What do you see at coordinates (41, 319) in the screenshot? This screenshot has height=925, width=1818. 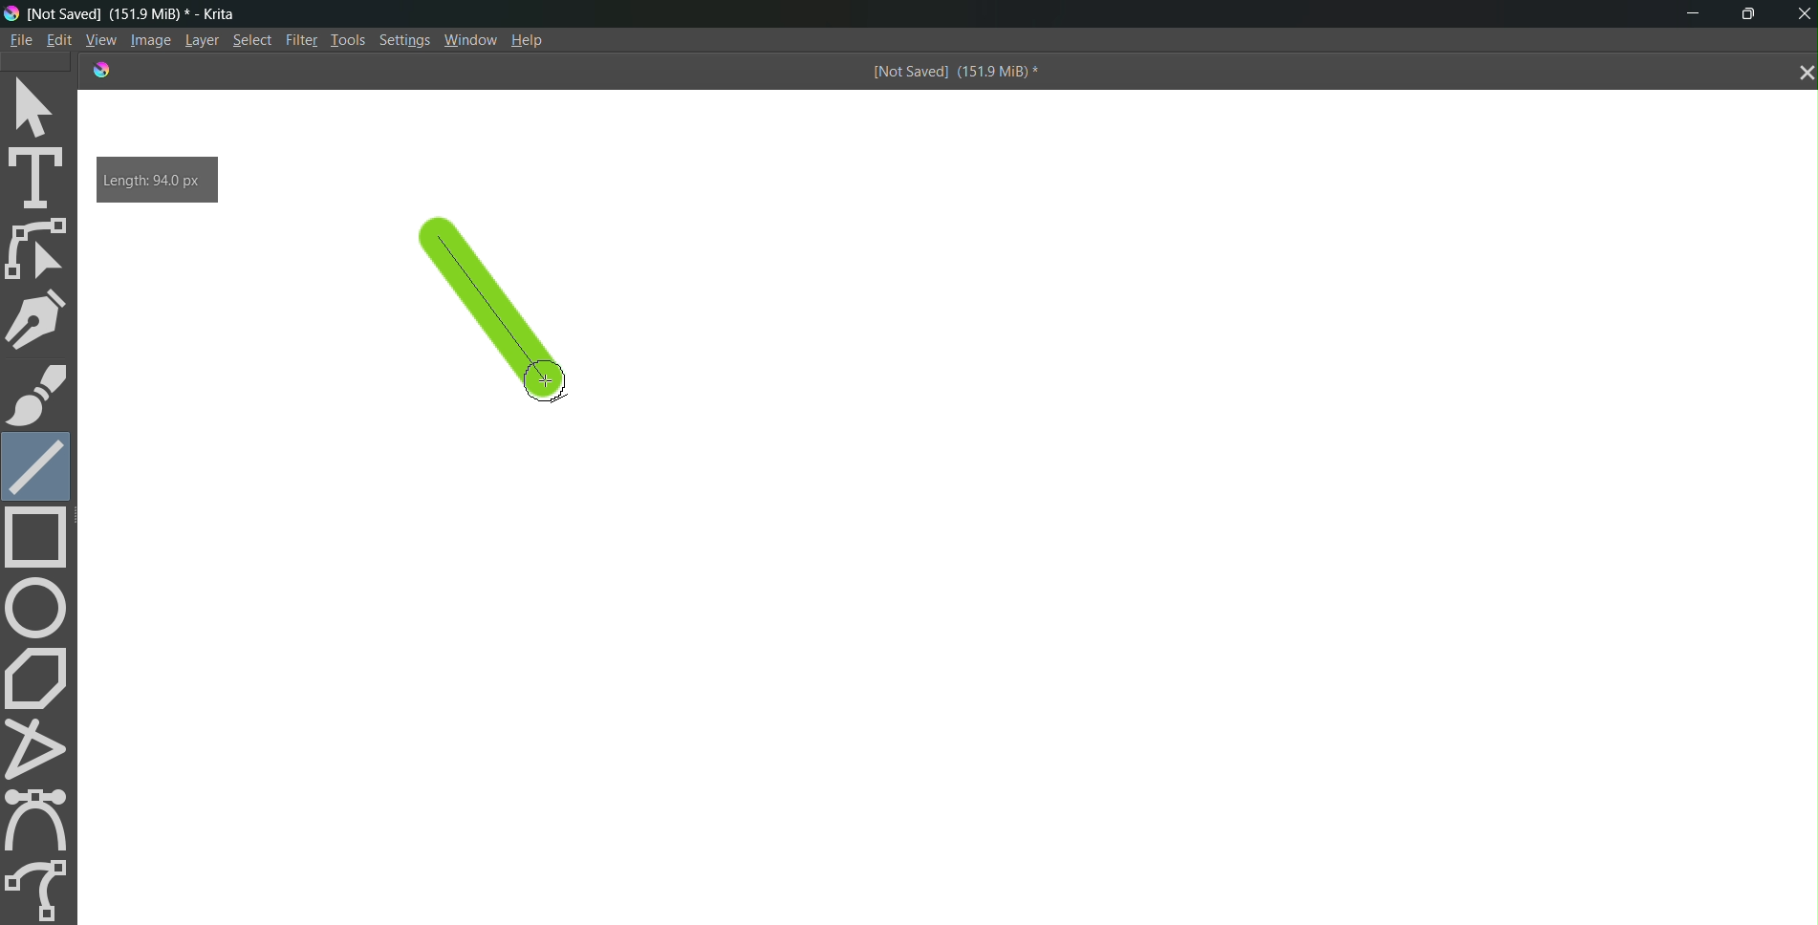 I see `pen` at bounding box center [41, 319].